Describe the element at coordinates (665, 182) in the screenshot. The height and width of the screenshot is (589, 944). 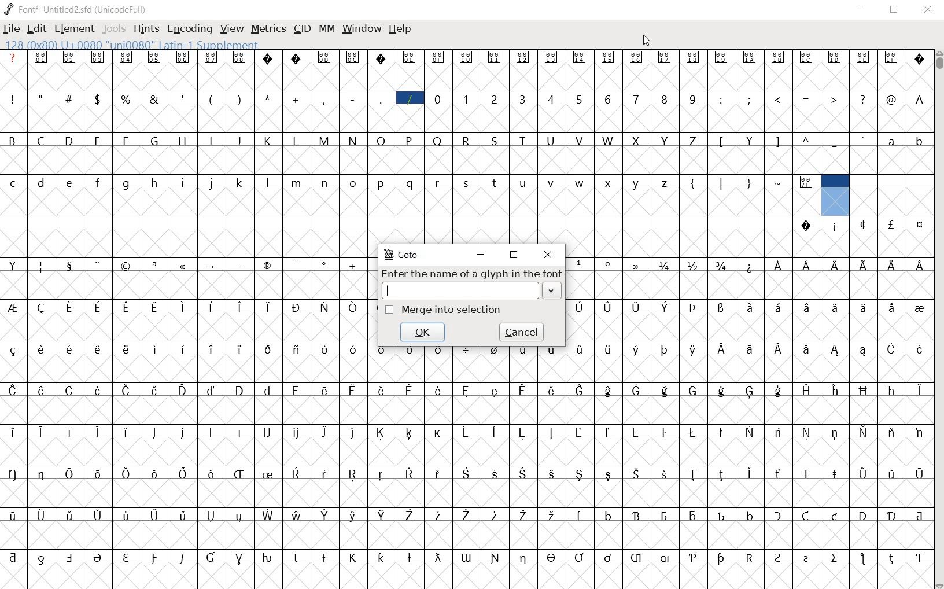
I see `z` at that location.